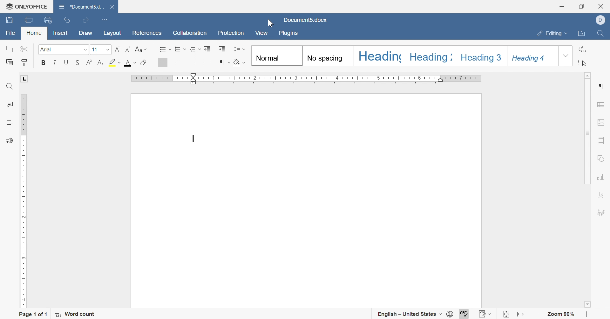  I want to click on change case, so click(141, 49).